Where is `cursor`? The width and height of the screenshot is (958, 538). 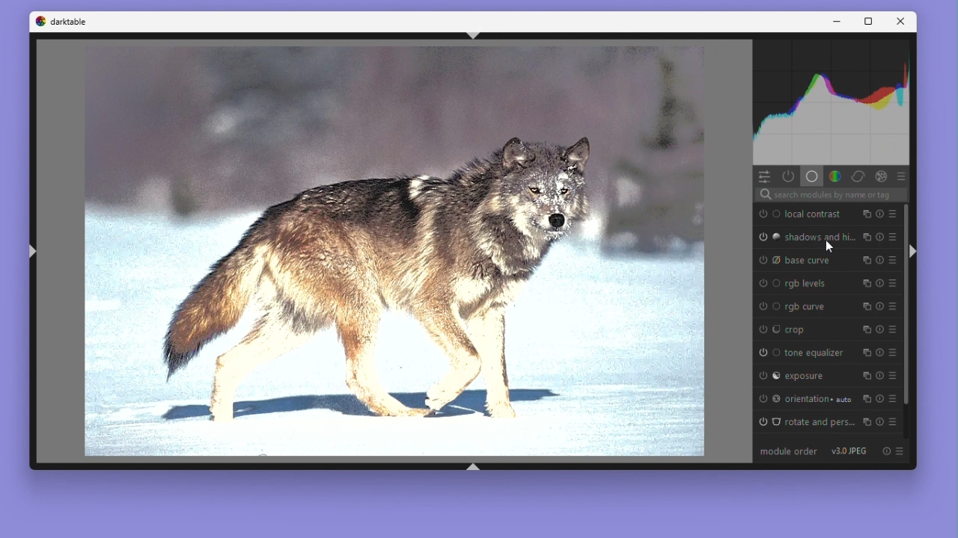
cursor is located at coordinates (829, 248).